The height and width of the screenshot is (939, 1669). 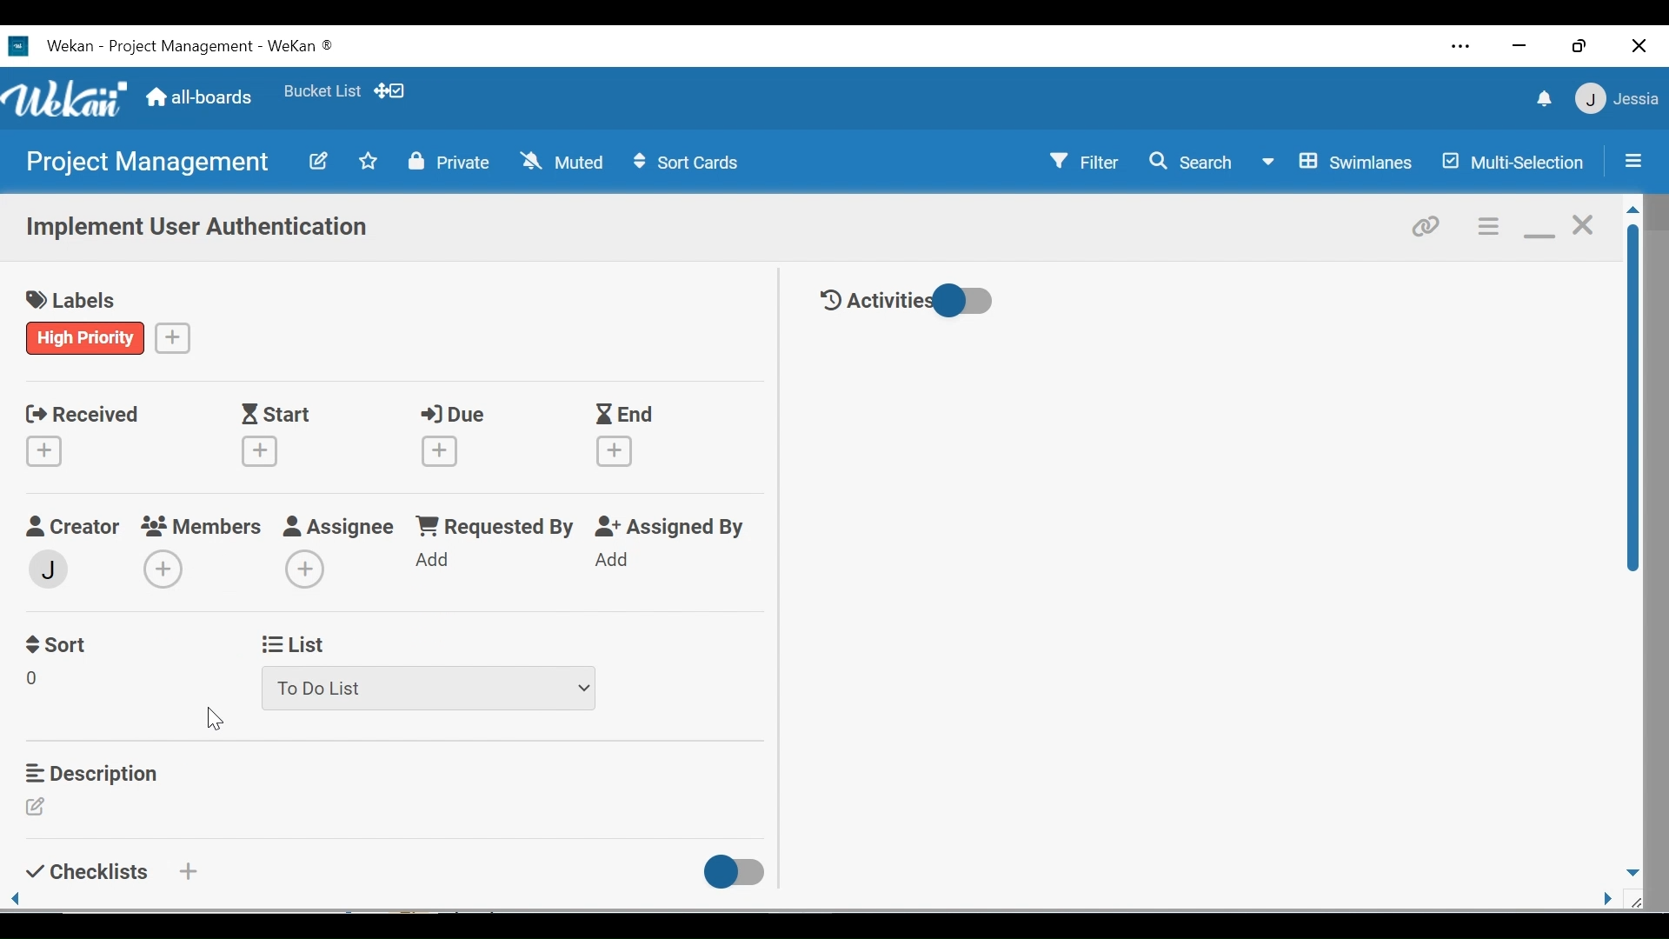 I want to click on notifications, so click(x=1540, y=101).